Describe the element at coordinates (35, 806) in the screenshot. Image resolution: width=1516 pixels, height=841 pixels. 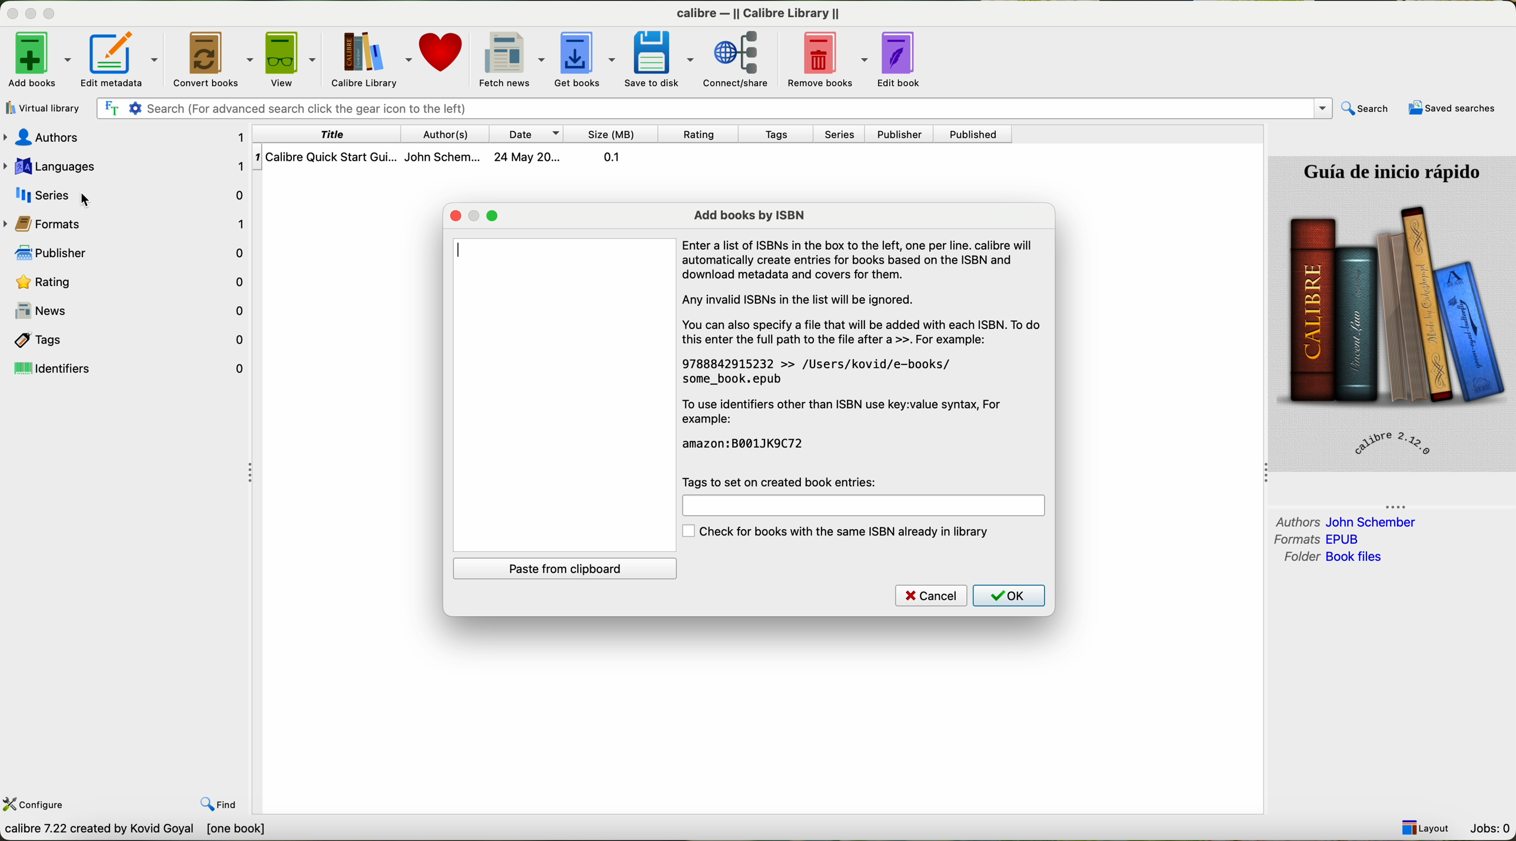
I see `configure` at that location.